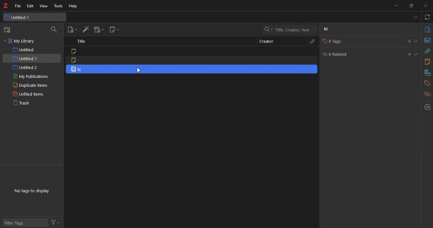  Describe the element at coordinates (427, 5) in the screenshot. I see `close` at that location.